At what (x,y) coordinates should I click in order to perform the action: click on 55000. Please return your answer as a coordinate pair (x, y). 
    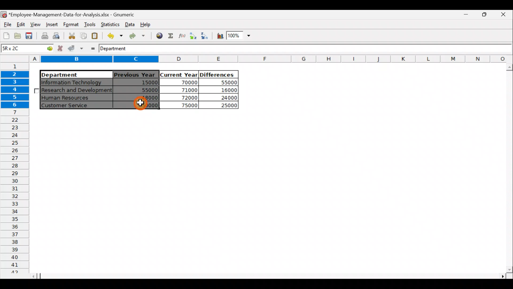
    Looking at the image, I should click on (226, 83).